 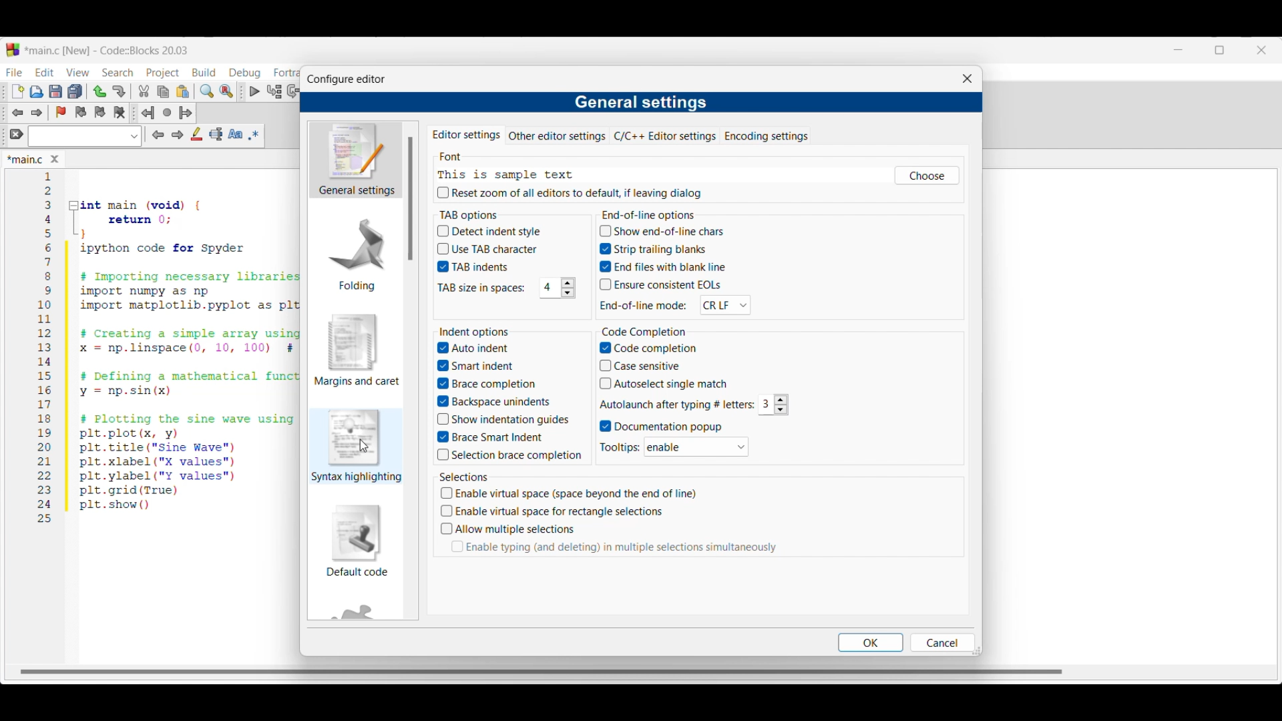 I want to click on Vertical slide bar, so click(x=410, y=198).